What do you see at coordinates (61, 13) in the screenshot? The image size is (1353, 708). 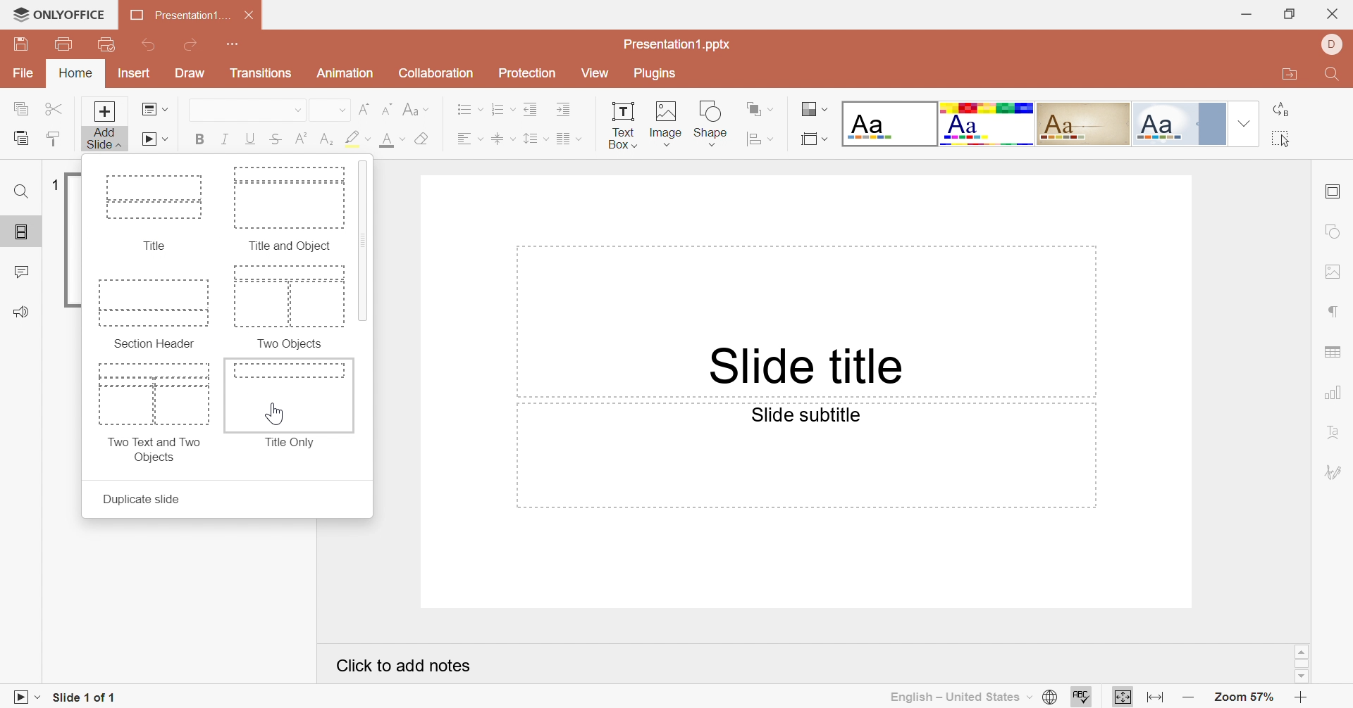 I see `ONLYOFFICE` at bounding box center [61, 13].